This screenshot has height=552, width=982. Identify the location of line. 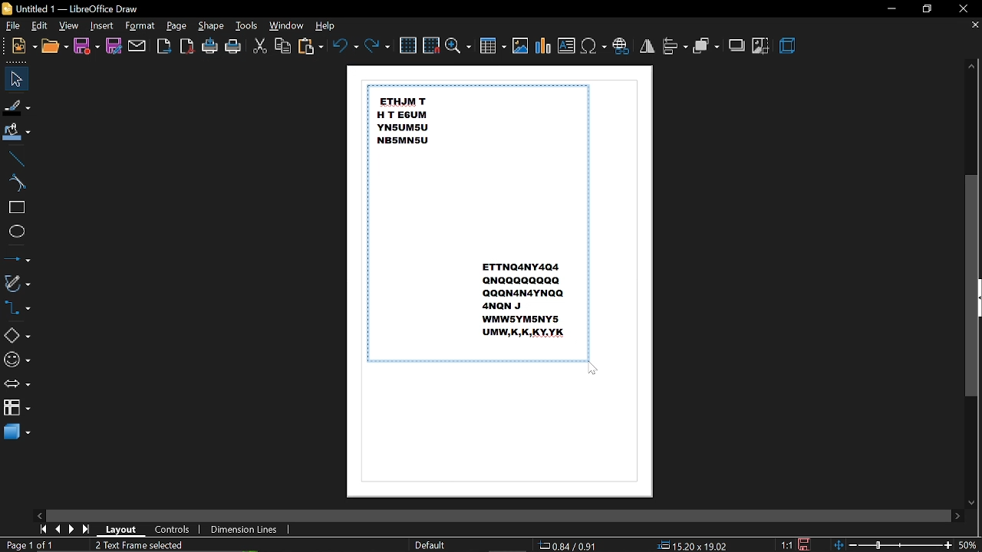
(16, 157).